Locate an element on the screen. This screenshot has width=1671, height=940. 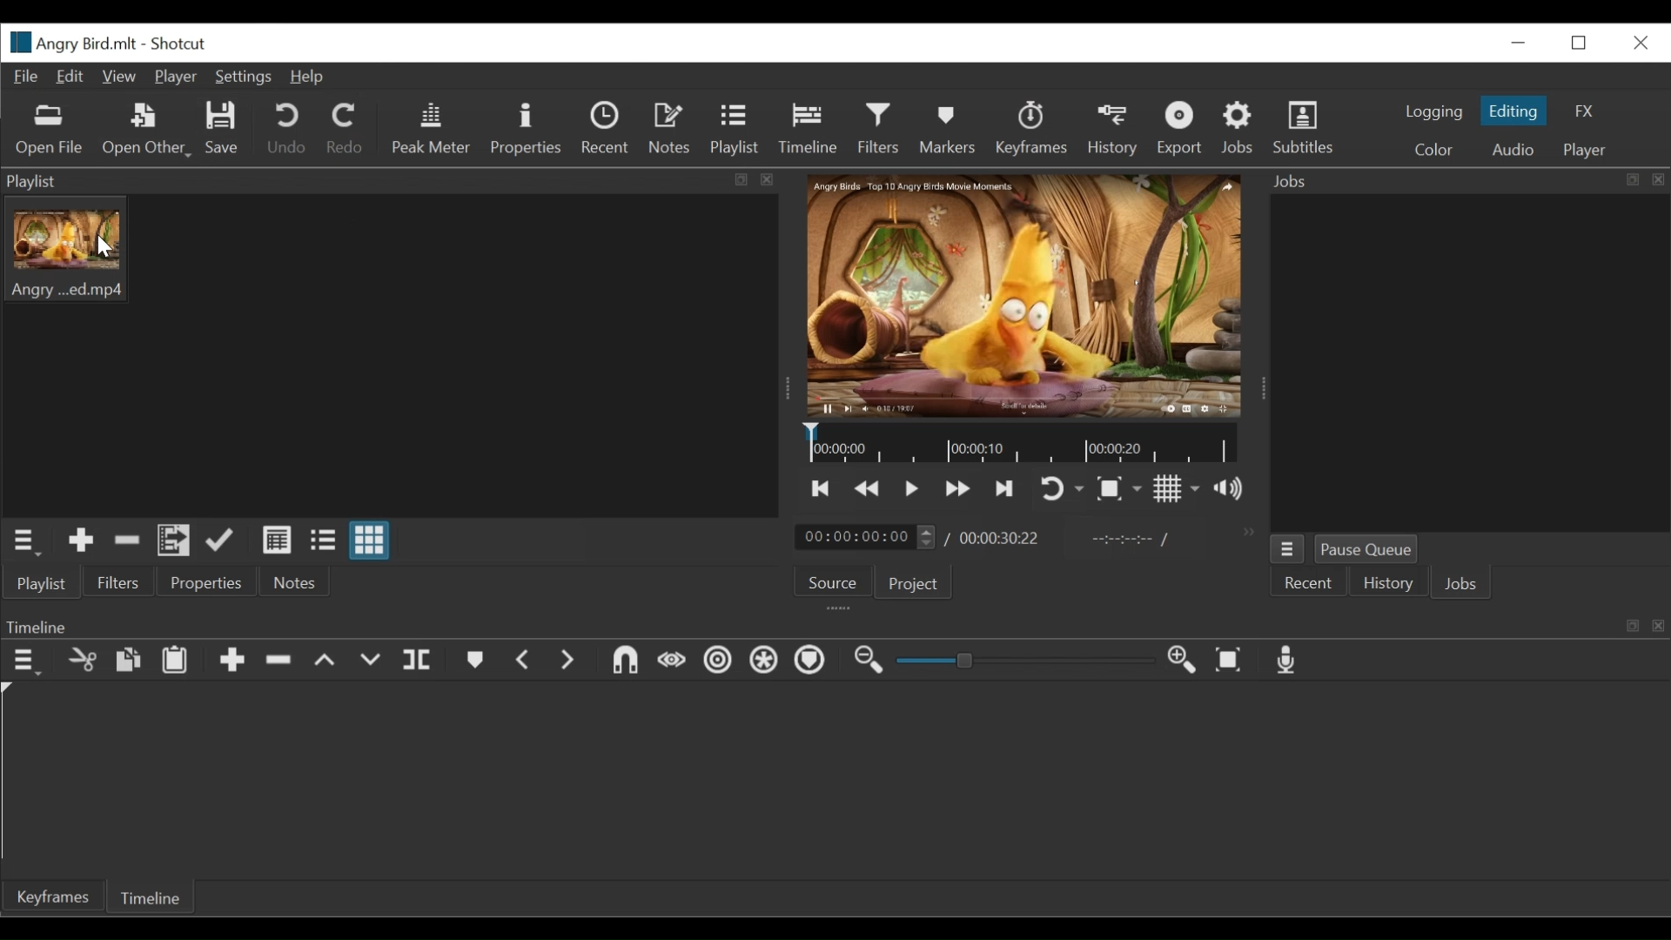
Show volume control is located at coordinates (1226, 487).